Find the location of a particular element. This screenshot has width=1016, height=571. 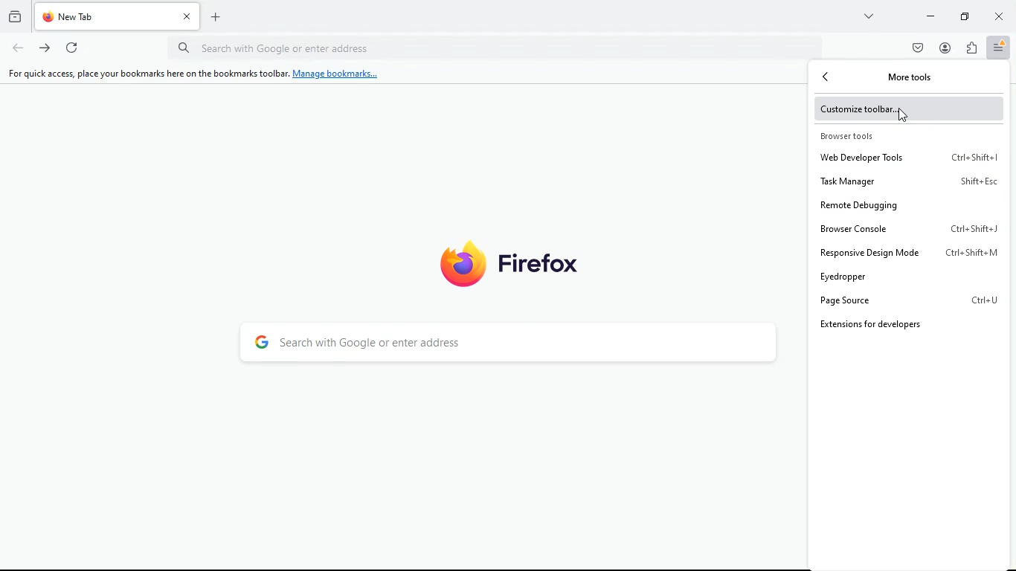

history is located at coordinates (15, 15).